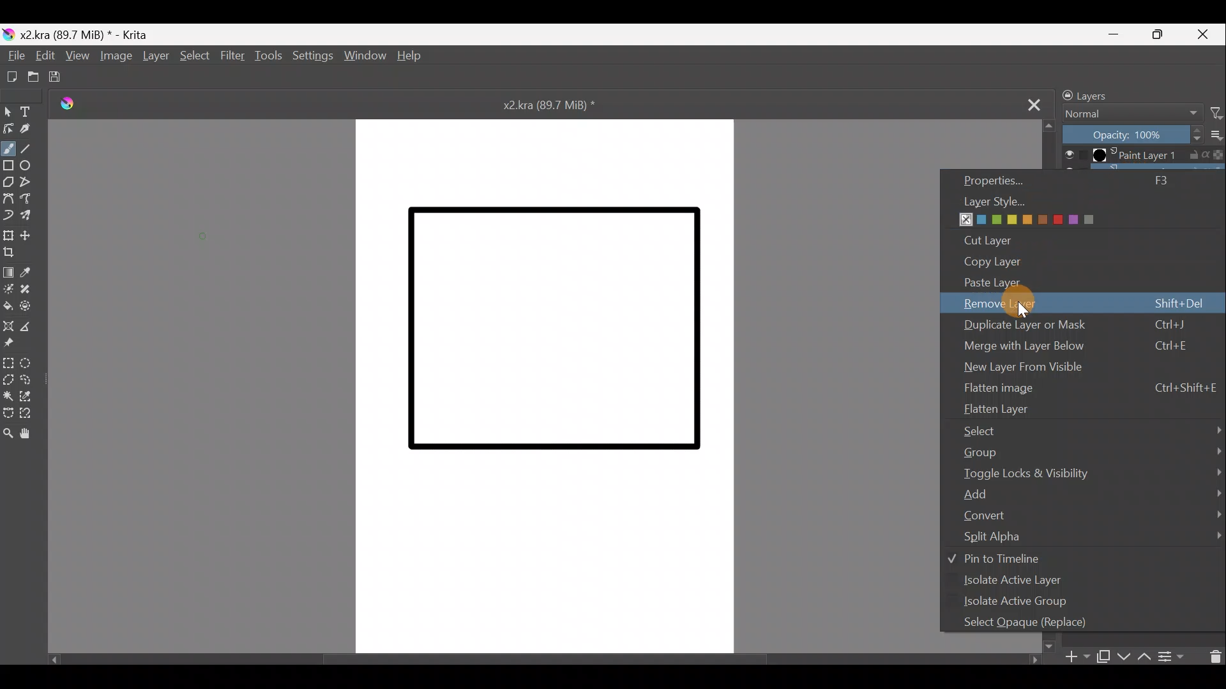  What do you see at coordinates (8, 183) in the screenshot?
I see `Polygon tool` at bounding box center [8, 183].